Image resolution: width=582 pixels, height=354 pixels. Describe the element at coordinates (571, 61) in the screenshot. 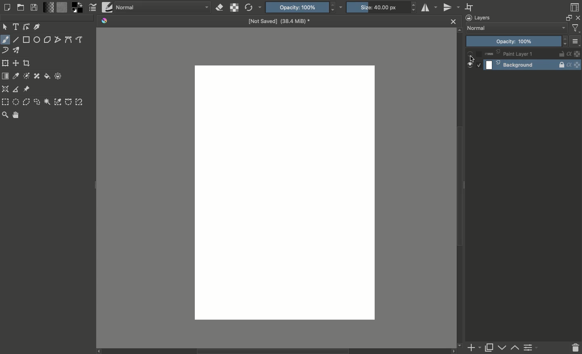

I see `Alpha` at that location.